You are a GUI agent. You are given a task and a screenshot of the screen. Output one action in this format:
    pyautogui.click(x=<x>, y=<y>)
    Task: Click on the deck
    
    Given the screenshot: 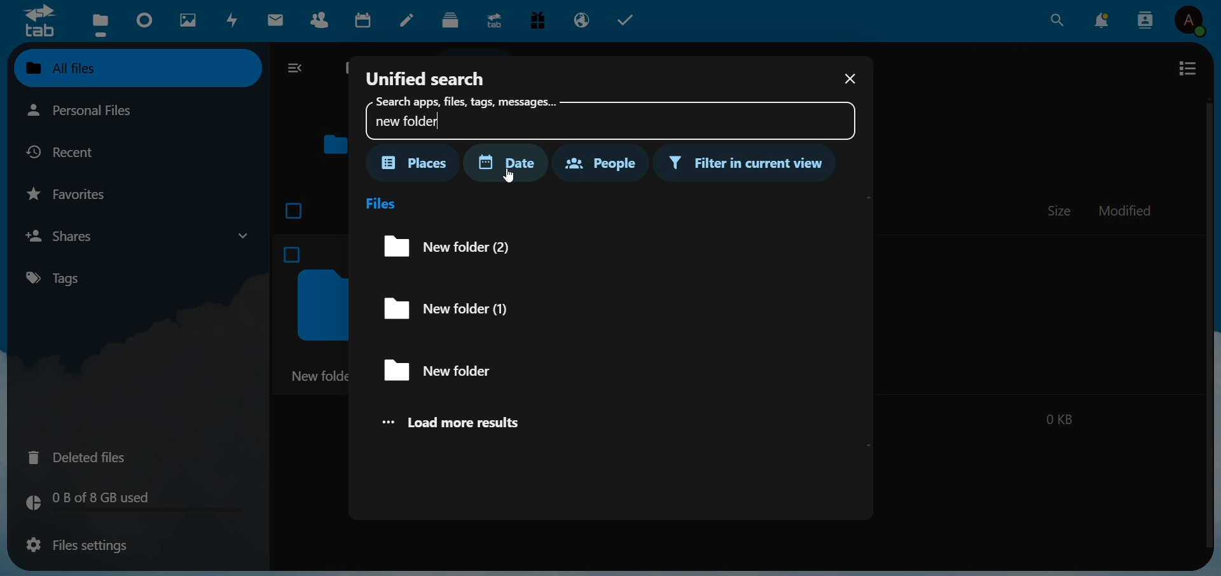 What is the action you would take?
    pyautogui.click(x=450, y=20)
    